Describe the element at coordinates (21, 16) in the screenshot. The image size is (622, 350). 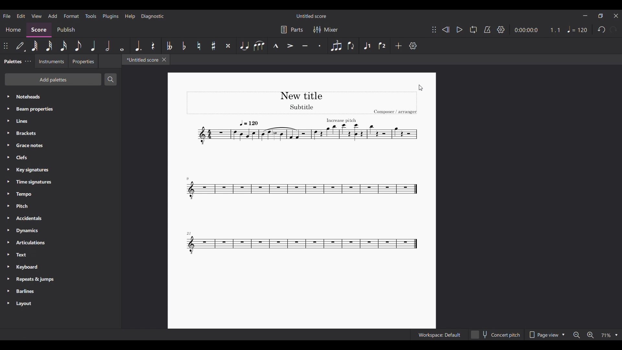
I see `Edit menu` at that location.